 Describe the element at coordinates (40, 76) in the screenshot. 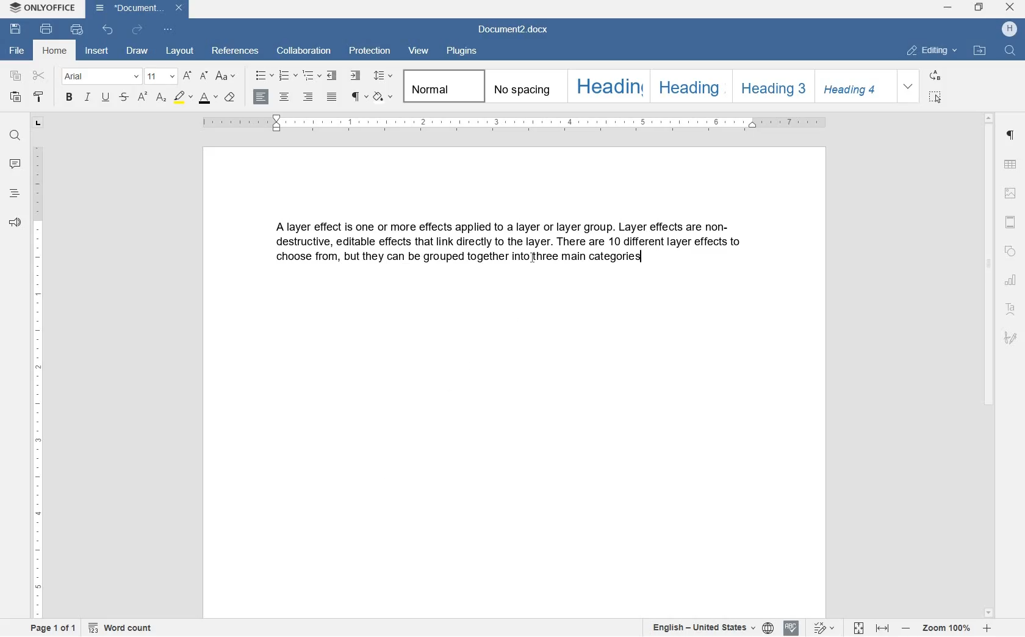

I see `cut` at that location.